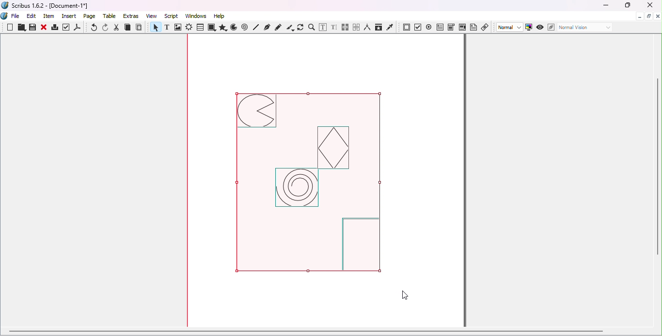 The height and width of the screenshot is (336, 662). Describe the element at coordinates (222, 28) in the screenshot. I see `Polygon` at that location.